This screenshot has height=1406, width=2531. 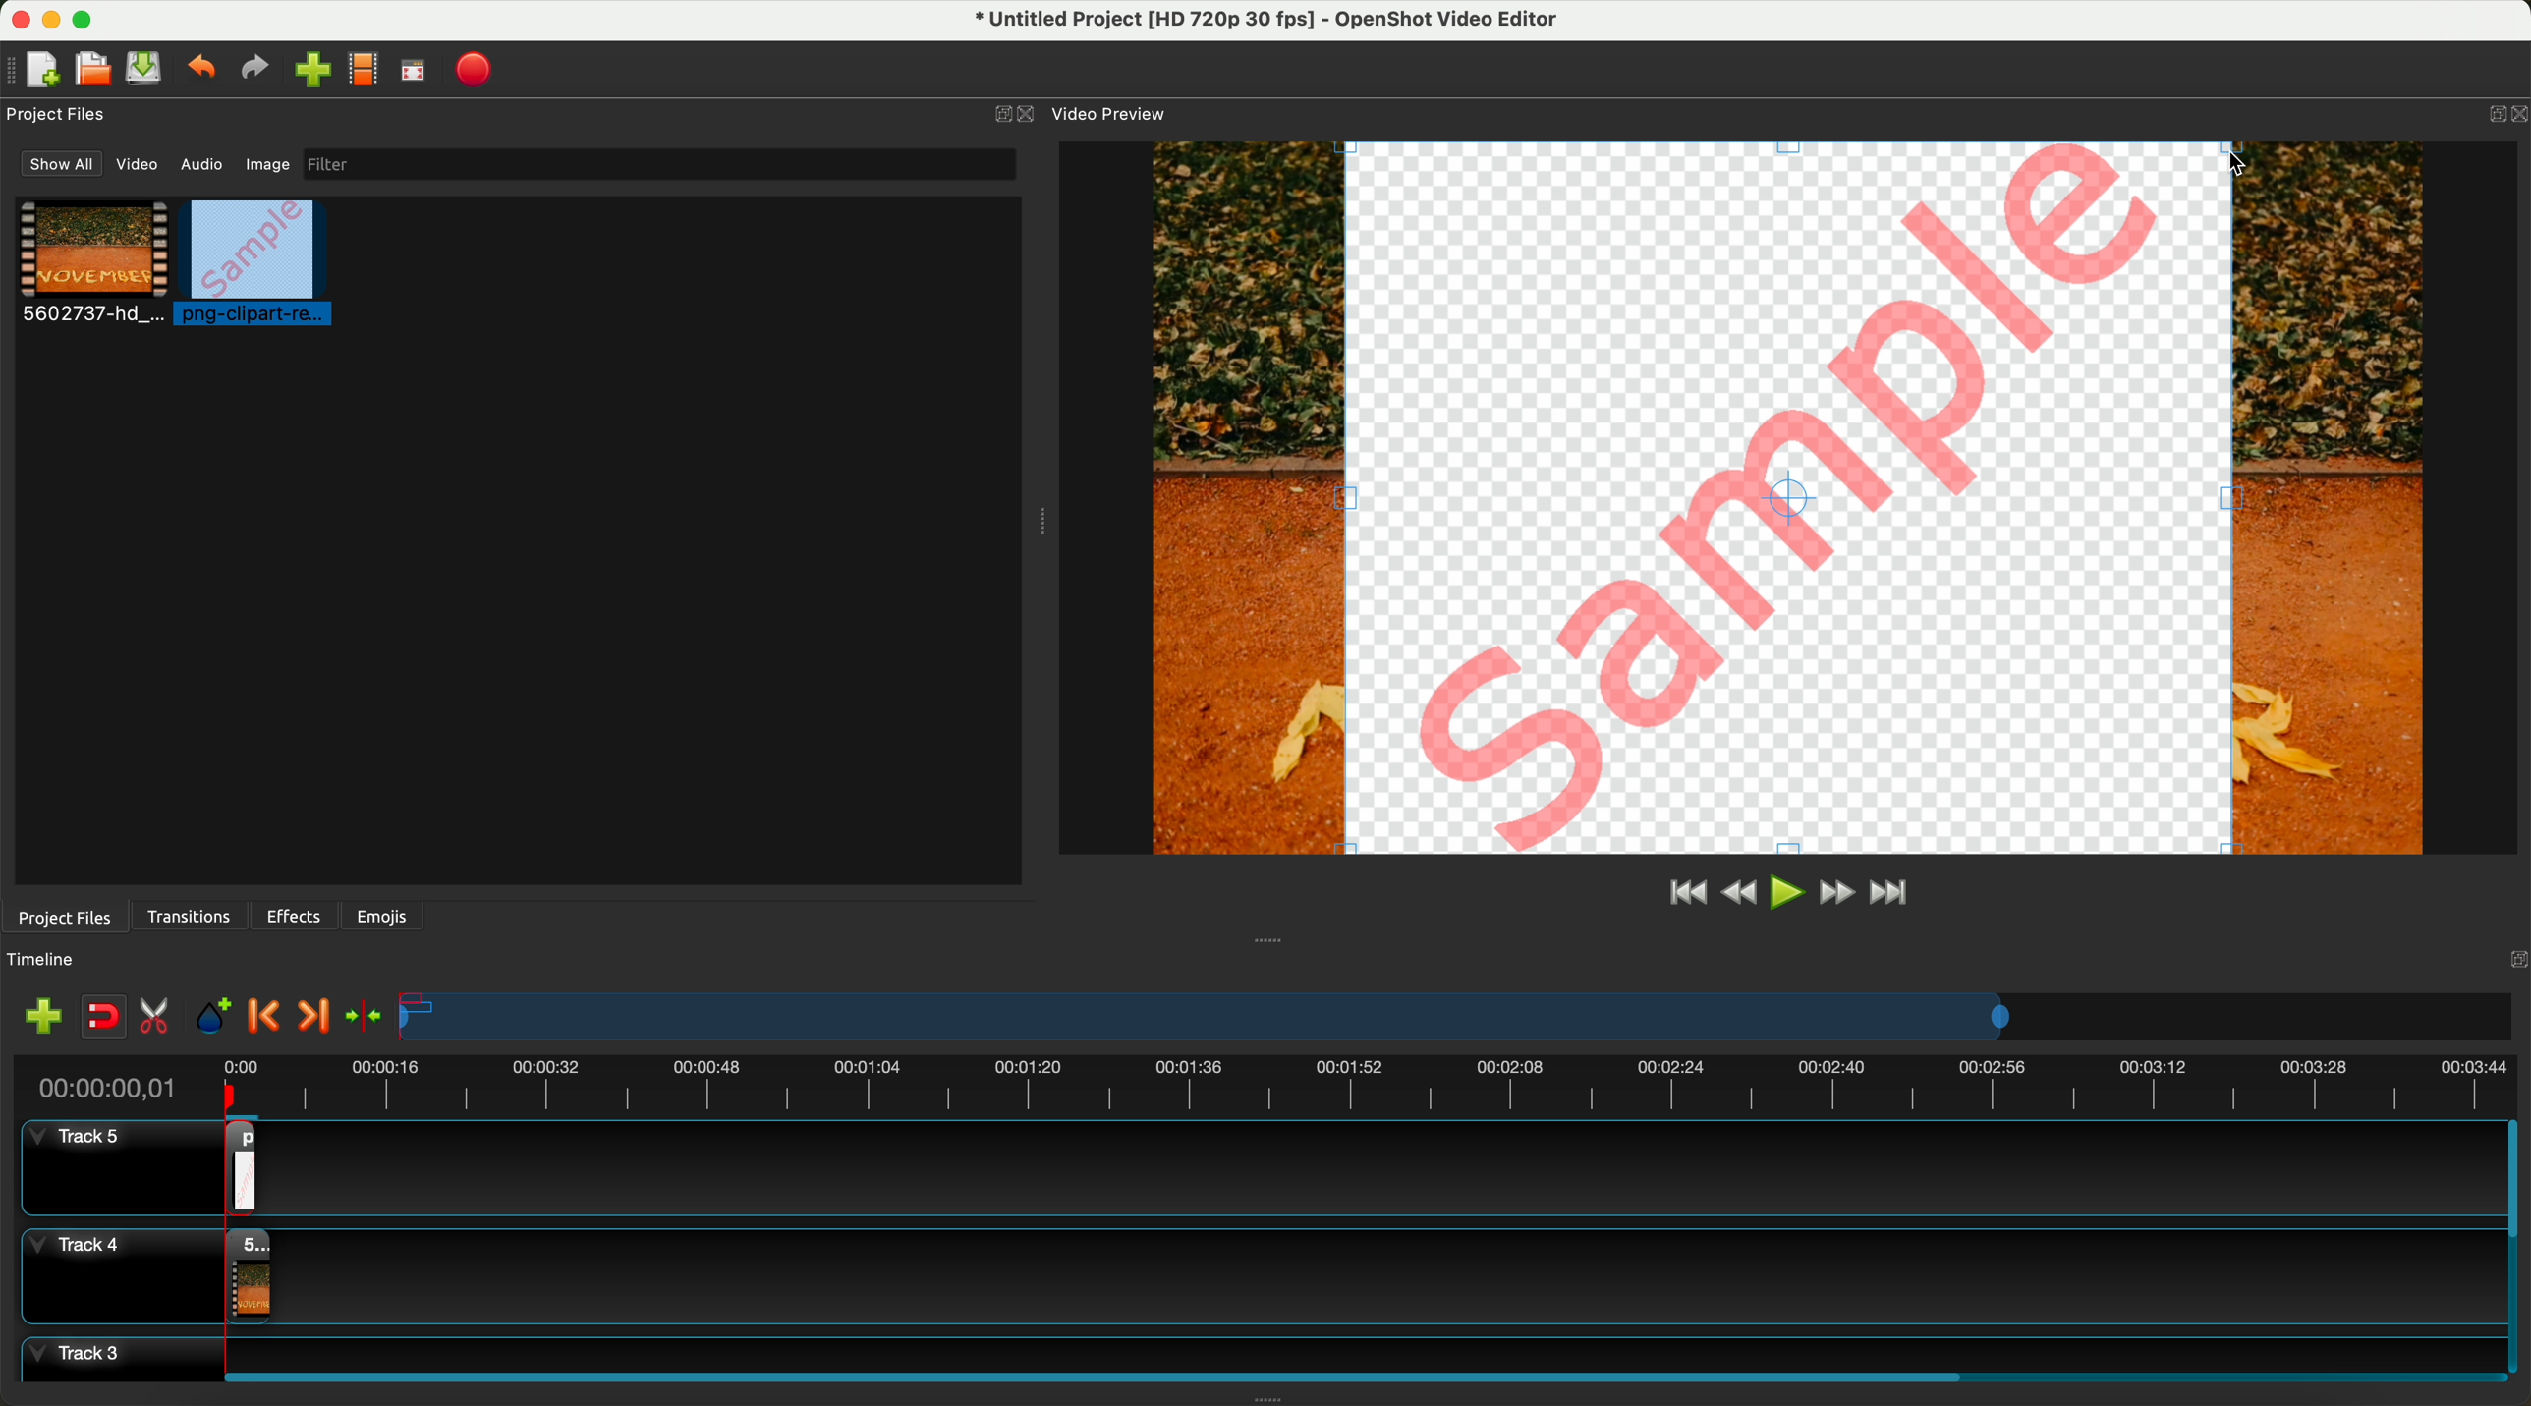 I want to click on click on import files, so click(x=316, y=72).